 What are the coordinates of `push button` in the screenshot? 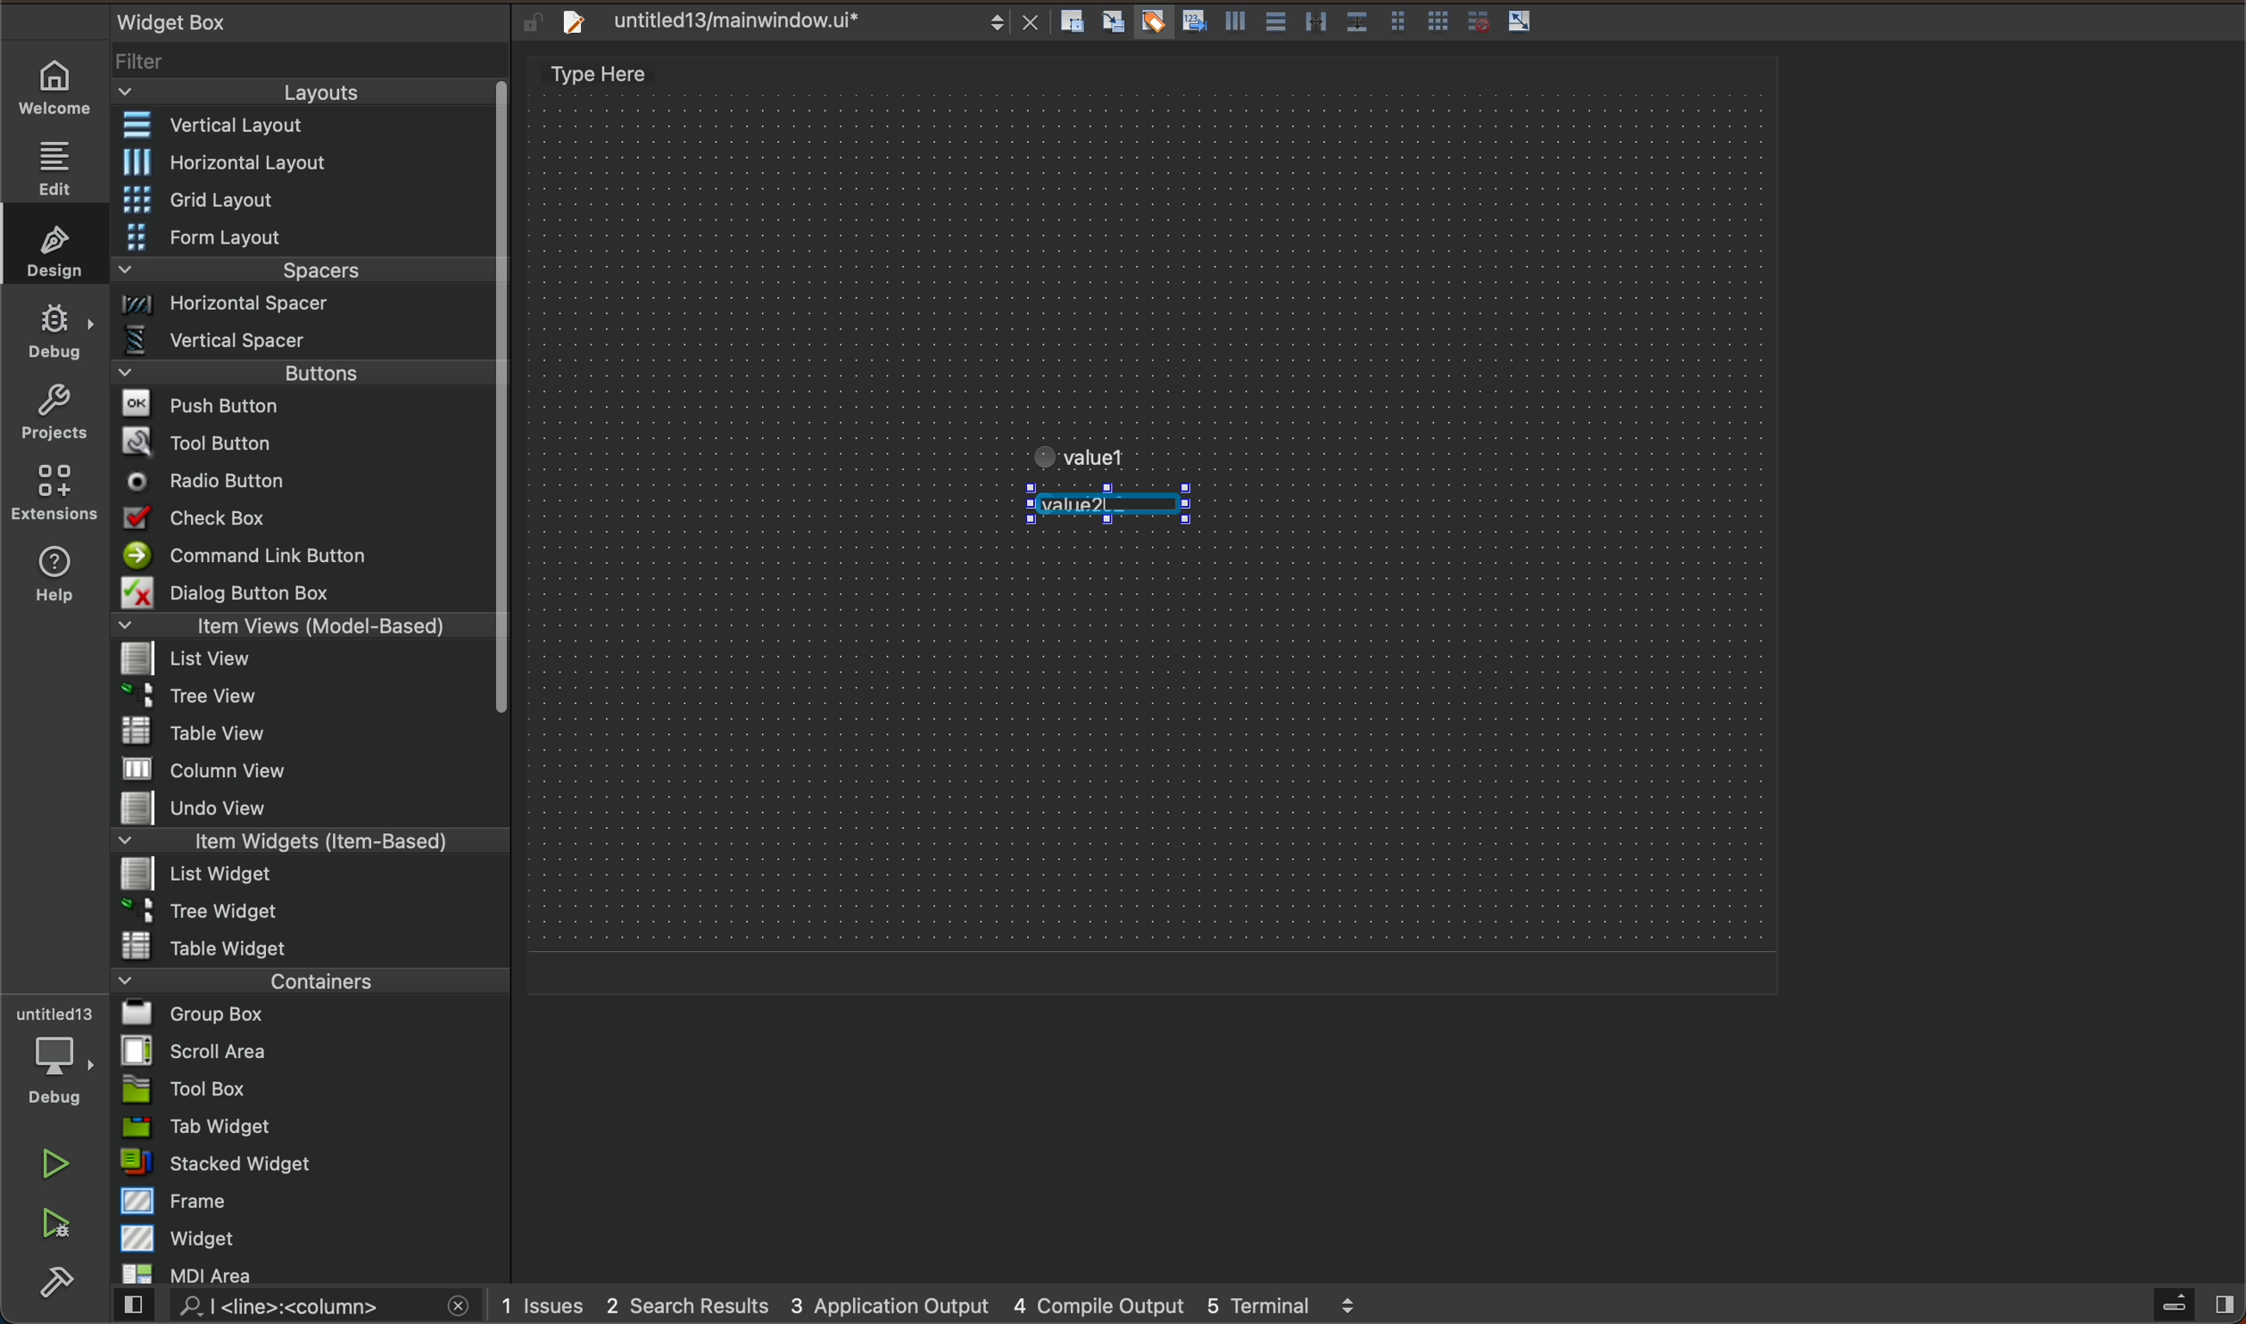 It's located at (303, 408).